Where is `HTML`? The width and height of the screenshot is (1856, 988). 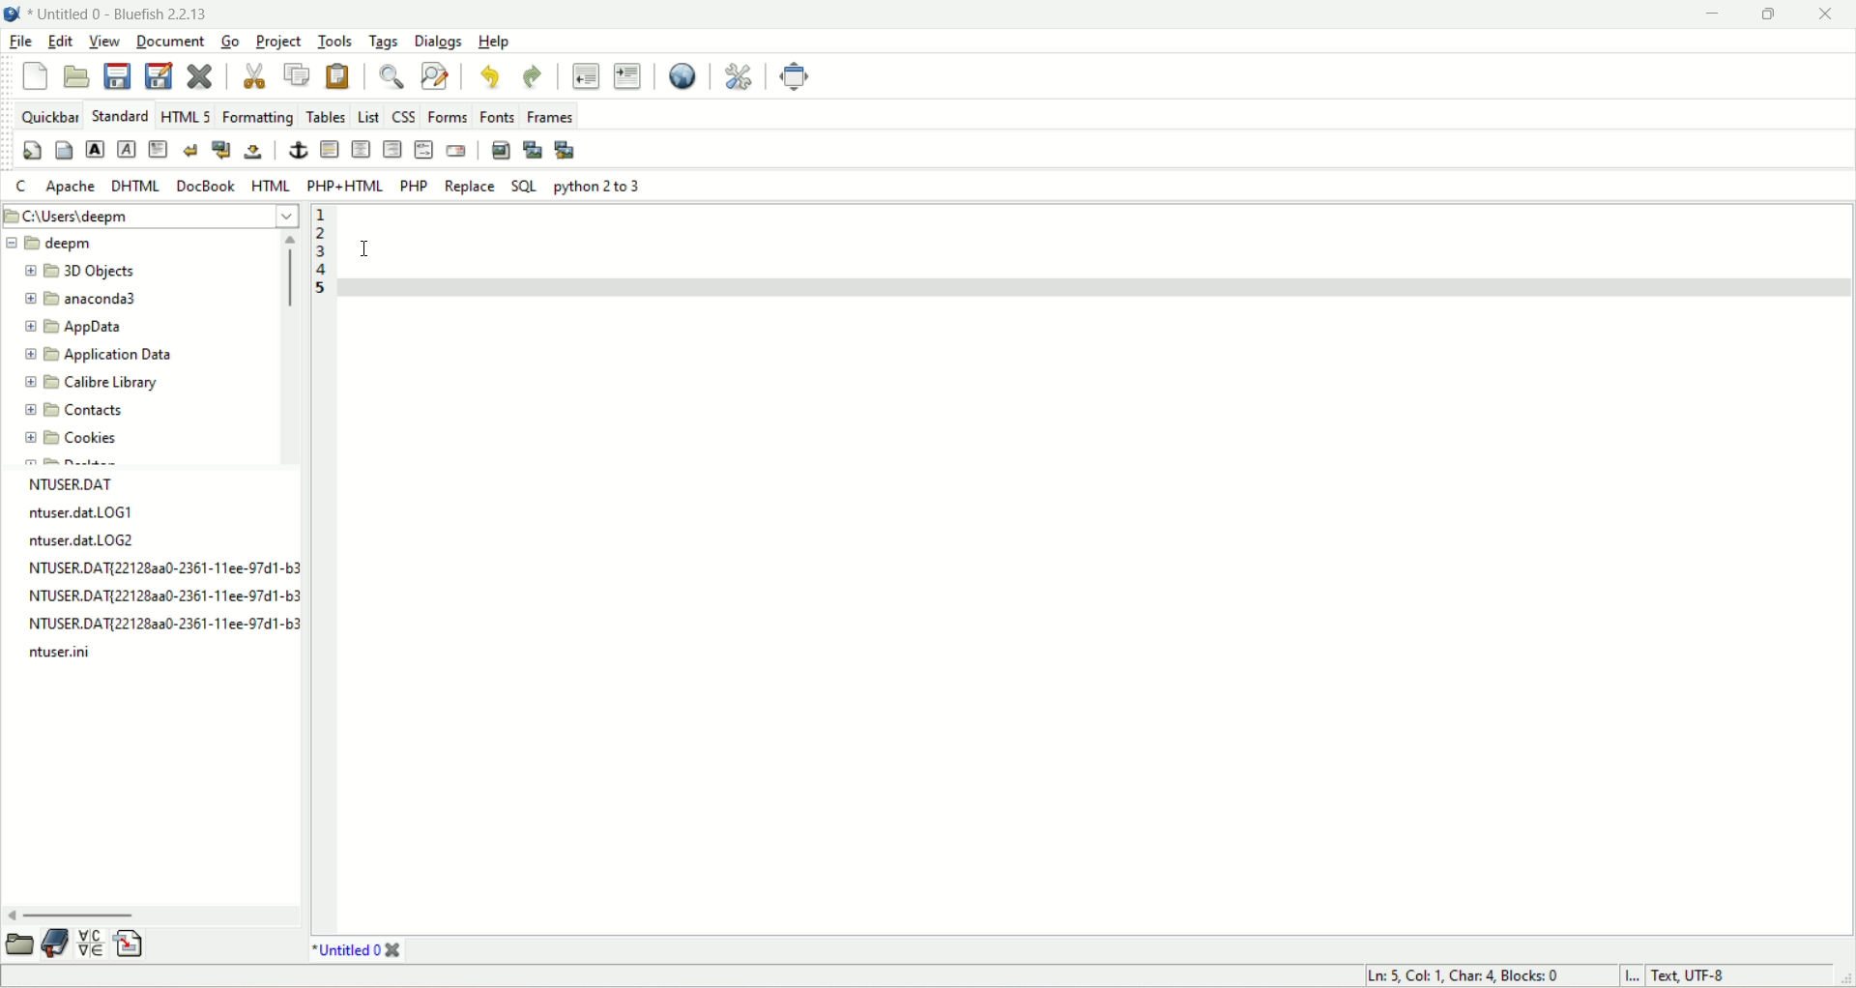
HTML is located at coordinates (275, 187).